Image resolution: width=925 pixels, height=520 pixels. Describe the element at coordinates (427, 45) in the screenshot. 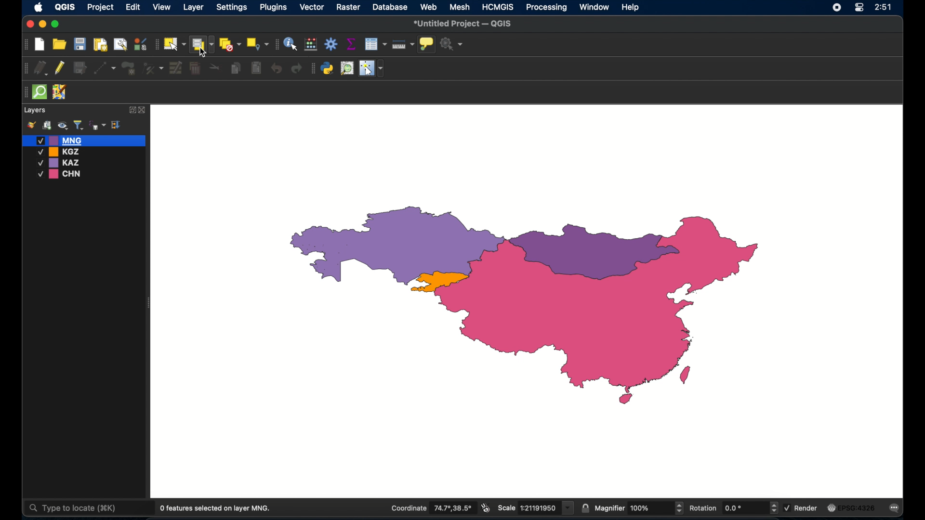

I see `show map tips` at that location.